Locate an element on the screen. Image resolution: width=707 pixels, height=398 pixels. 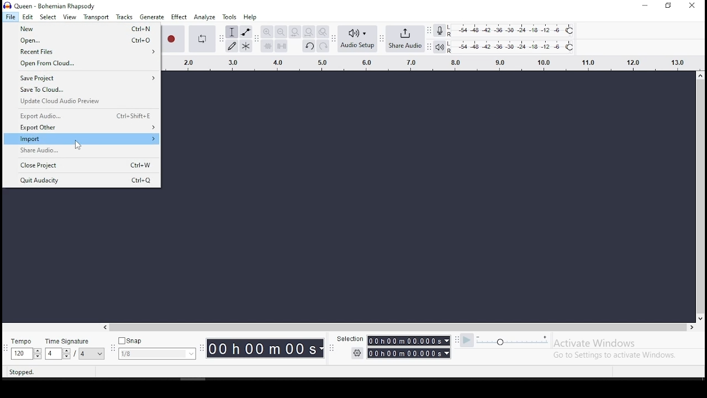
settings is located at coordinates (357, 353).